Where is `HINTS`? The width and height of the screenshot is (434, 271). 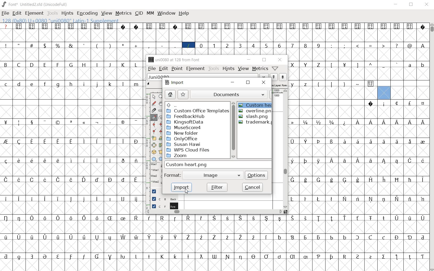
HINTS is located at coordinates (67, 13).